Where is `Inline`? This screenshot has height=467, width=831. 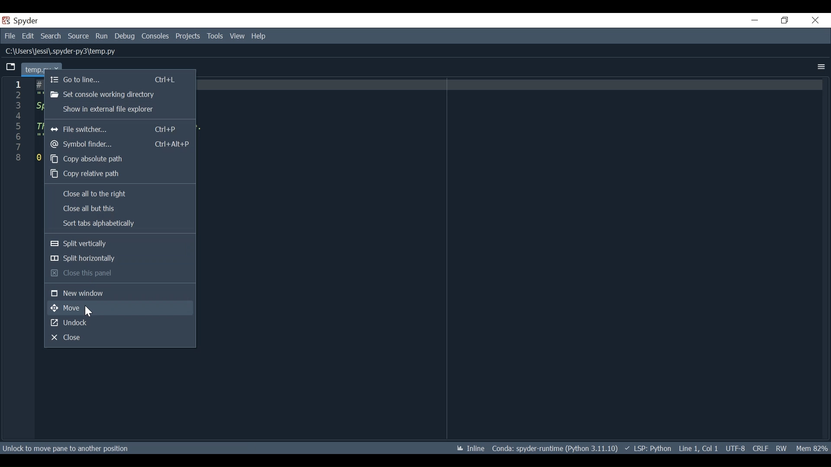
Inline is located at coordinates (471, 448).